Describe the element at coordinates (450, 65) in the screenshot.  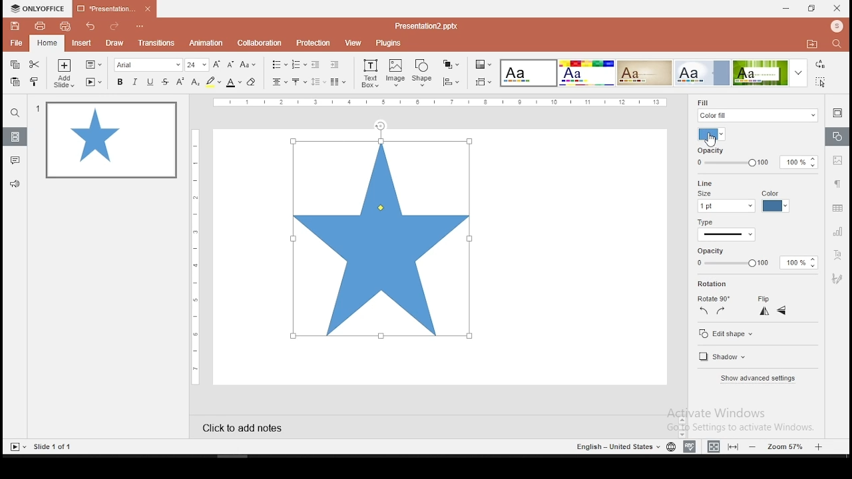
I see `arrange shapes` at that location.